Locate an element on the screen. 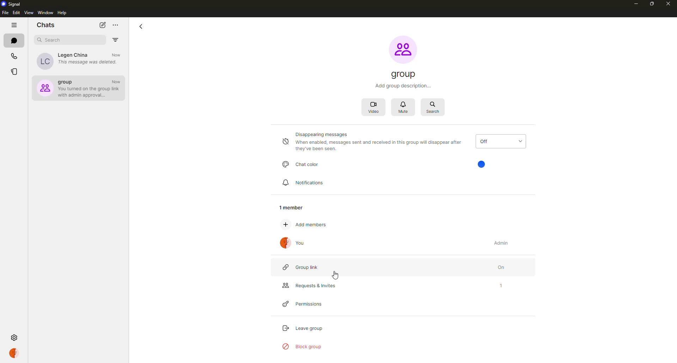  group is located at coordinates (79, 87).